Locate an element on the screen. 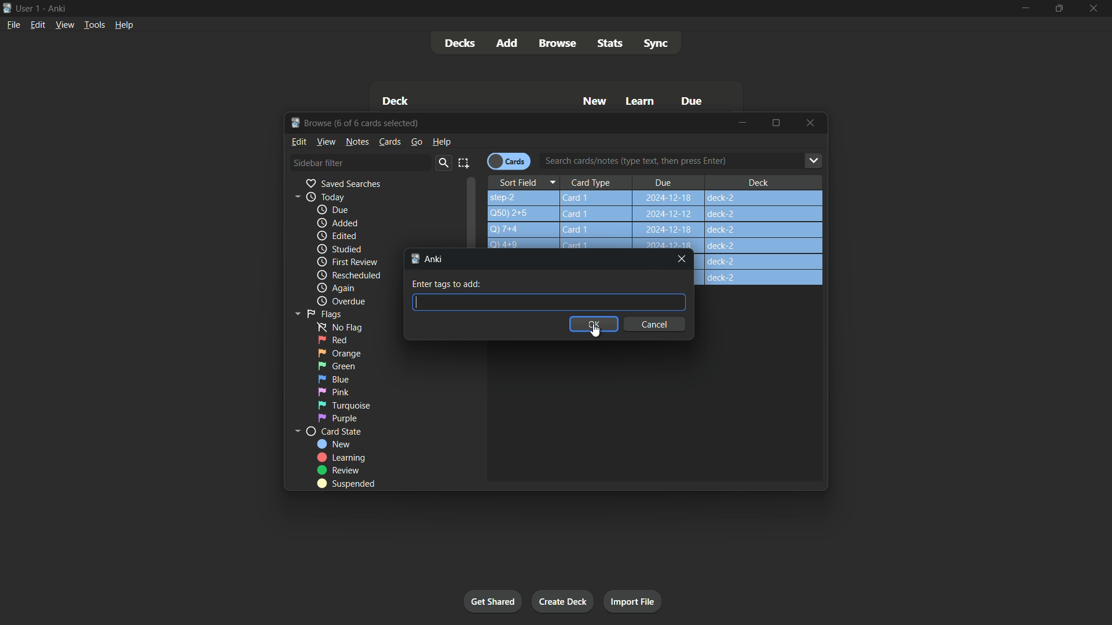 This screenshot has width=1112, height=625. New is located at coordinates (595, 102).